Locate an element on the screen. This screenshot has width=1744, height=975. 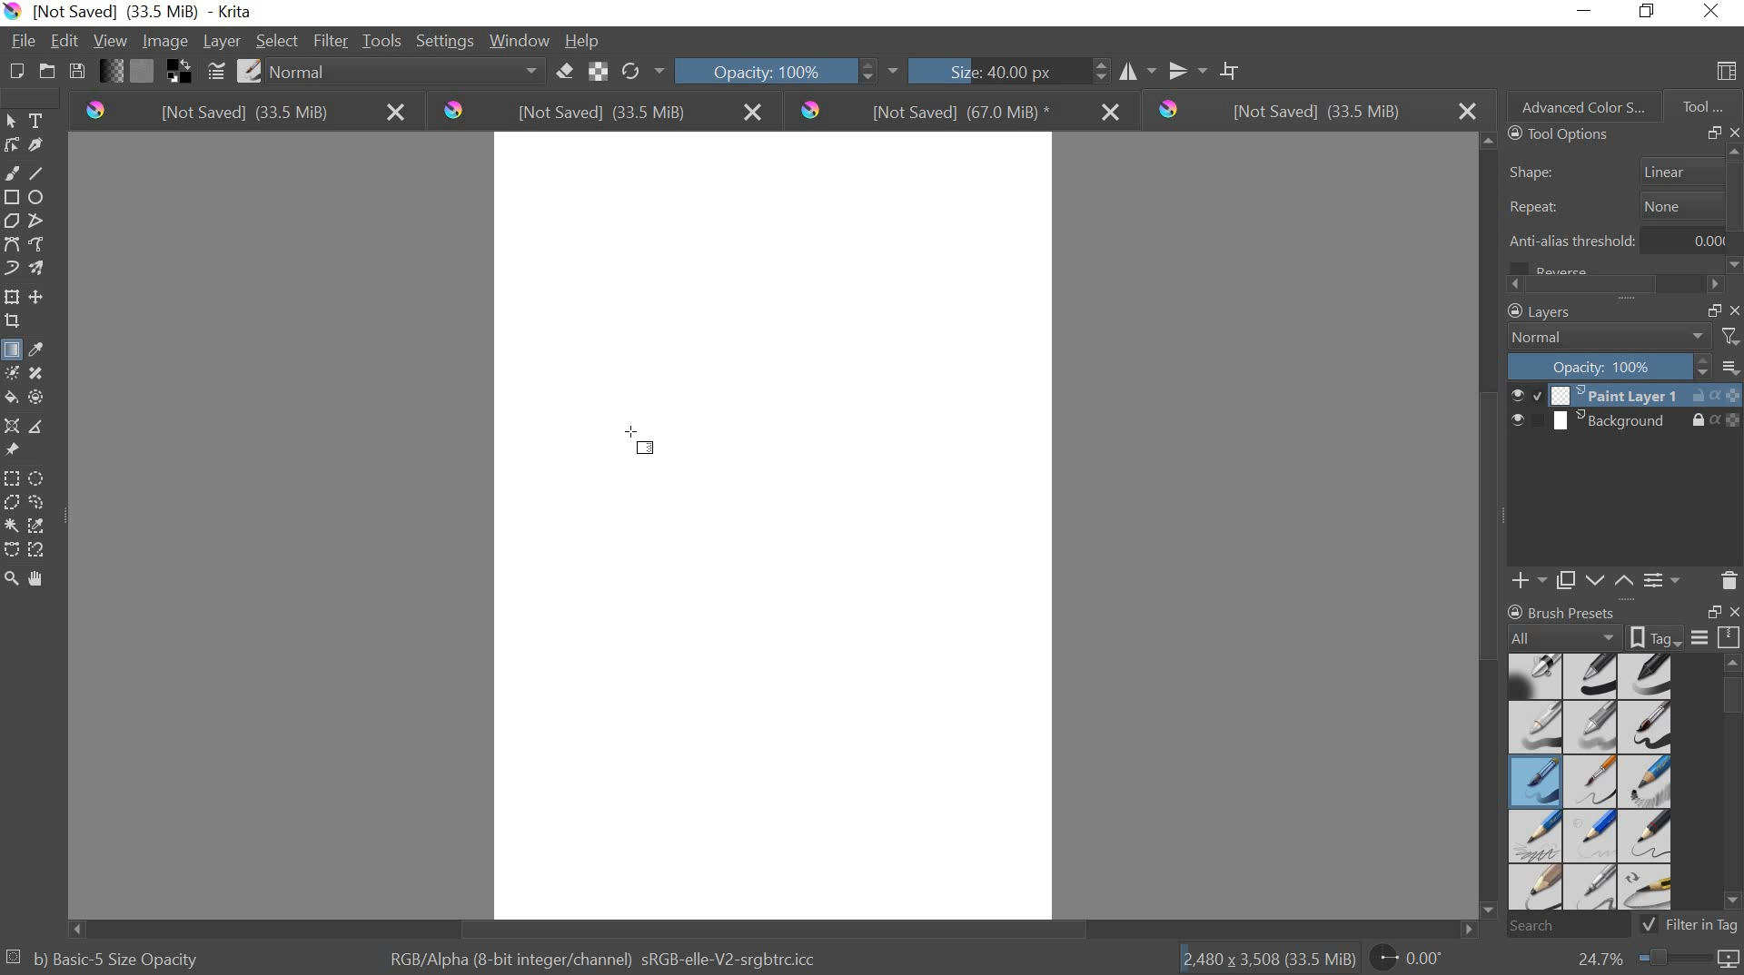
2.480 x 3.508 (33.5 mb) 0.00 is located at coordinates (1315, 954).